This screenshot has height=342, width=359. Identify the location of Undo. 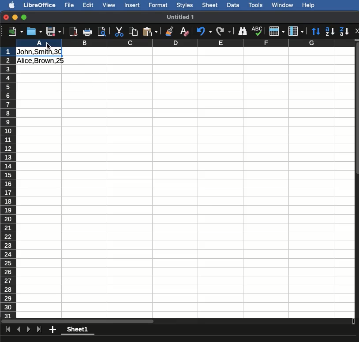
(205, 31).